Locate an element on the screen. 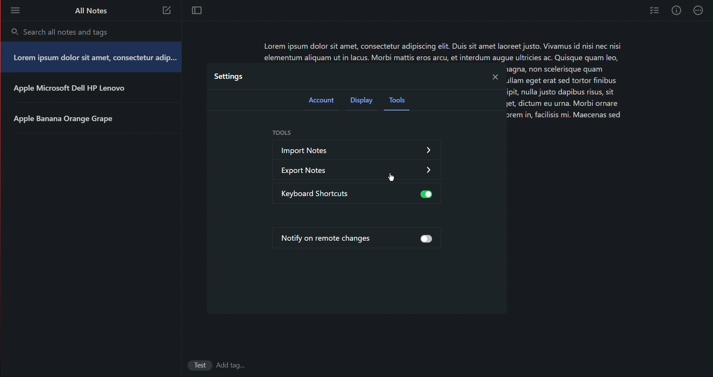 This screenshot has width=713, height=377. More is located at coordinates (699, 11).